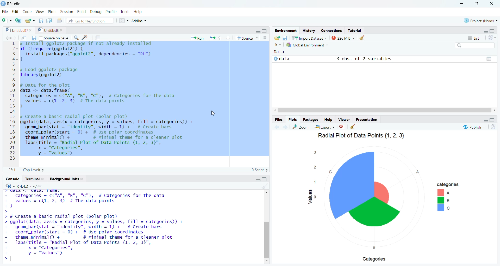 The height and width of the screenshot is (266, 500). I want to click on scroll left, so click(276, 110).